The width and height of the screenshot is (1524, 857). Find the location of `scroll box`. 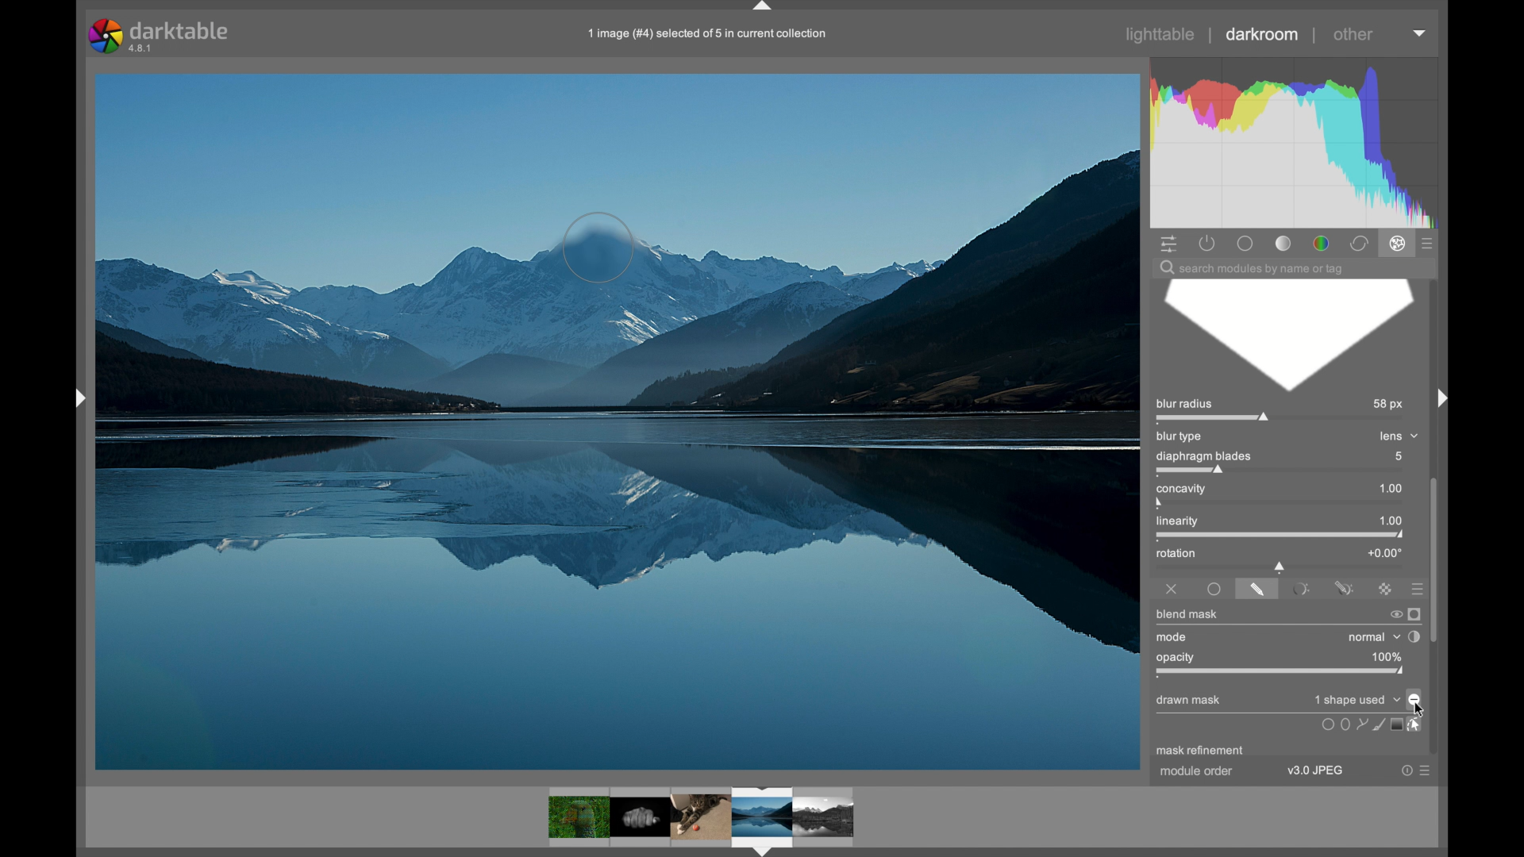

scroll box is located at coordinates (1437, 559).